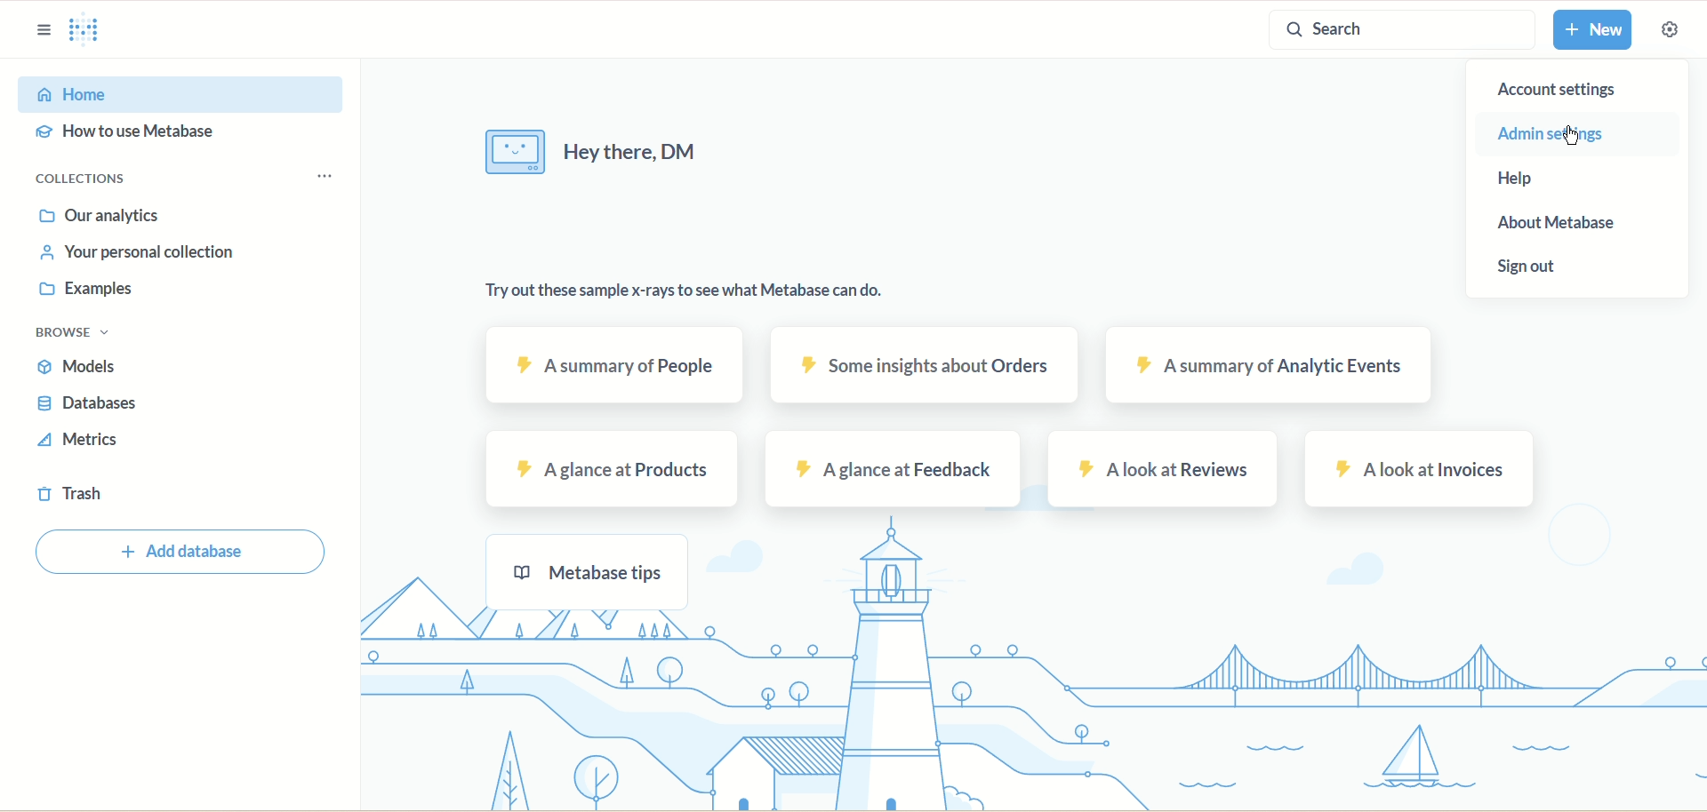  I want to click on Our analytics, so click(111, 211).